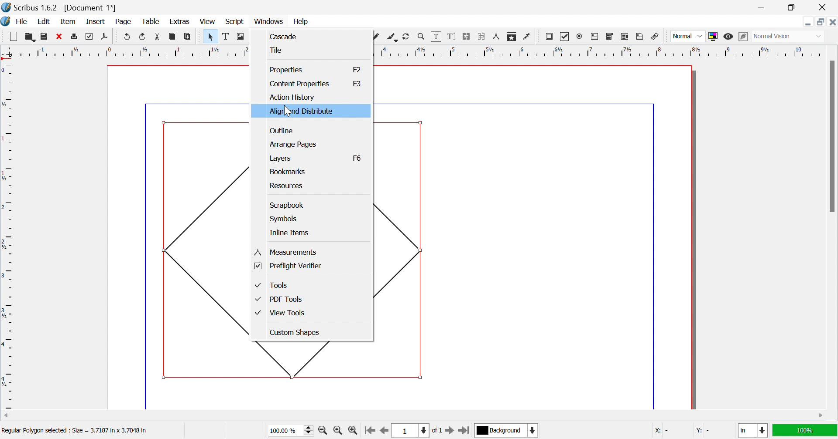 This screenshot has width=838, height=439. What do you see at coordinates (272, 285) in the screenshot?
I see `Tools` at bounding box center [272, 285].